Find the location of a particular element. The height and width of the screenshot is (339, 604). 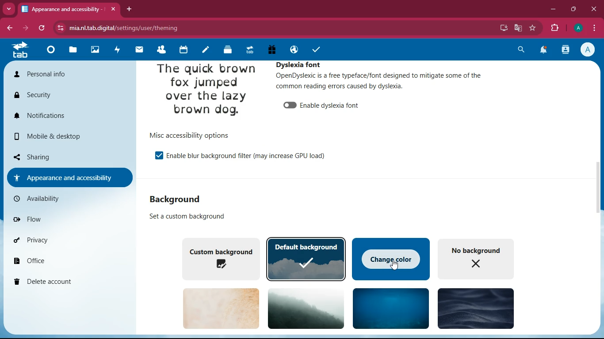

sharing is located at coordinates (62, 156).